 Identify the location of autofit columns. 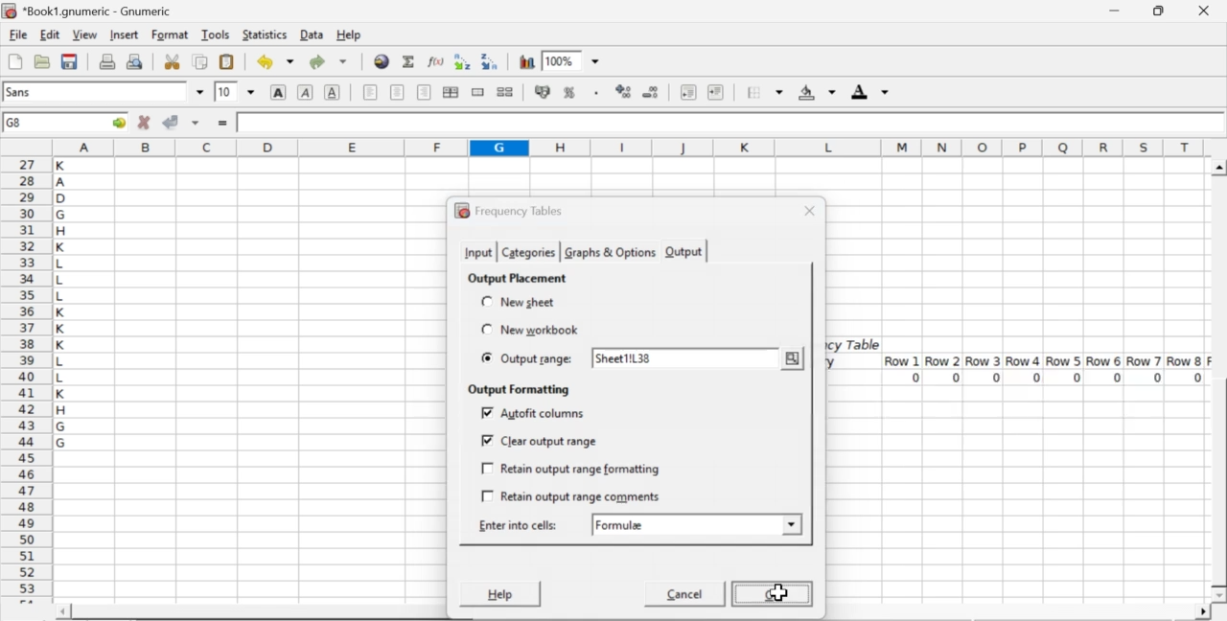
(535, 413).